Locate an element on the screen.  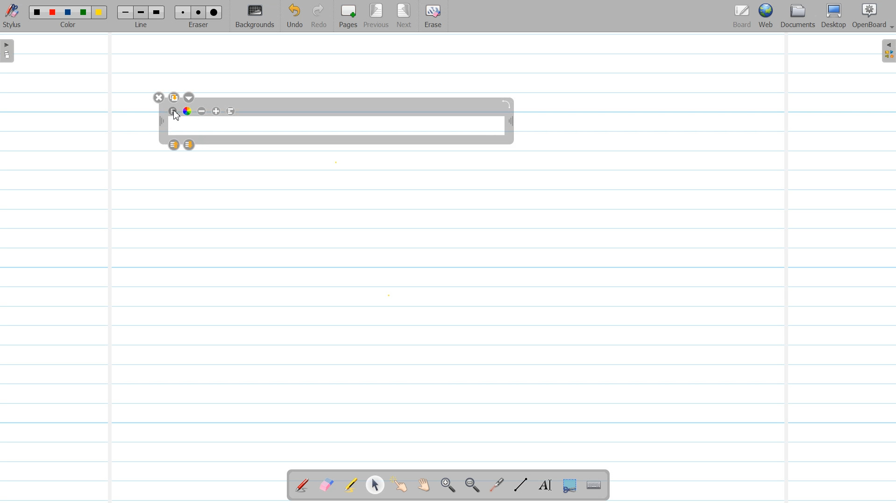
Drop Down Box is located at coordinates (890, 28).